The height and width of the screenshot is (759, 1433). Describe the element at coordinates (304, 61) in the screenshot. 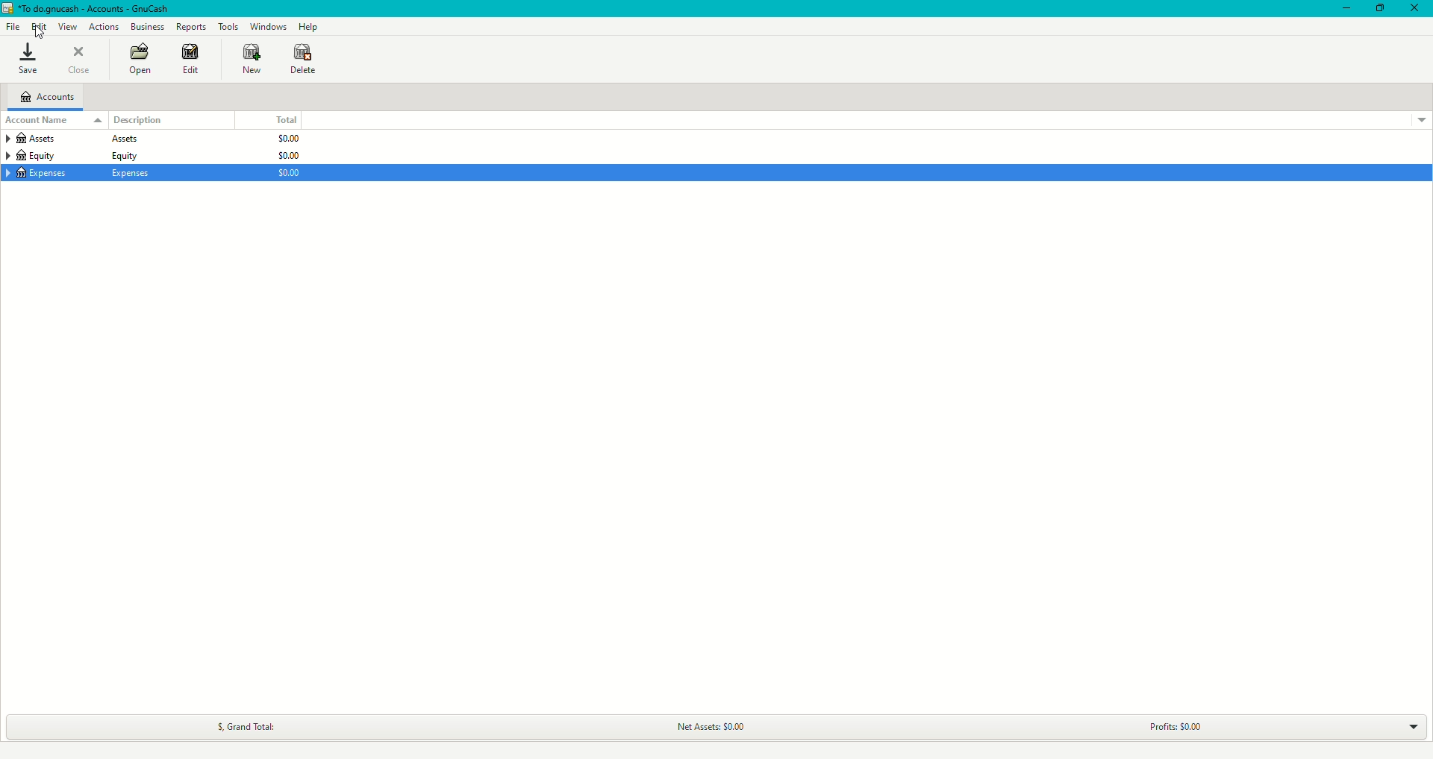

I see `Delete` at that location.